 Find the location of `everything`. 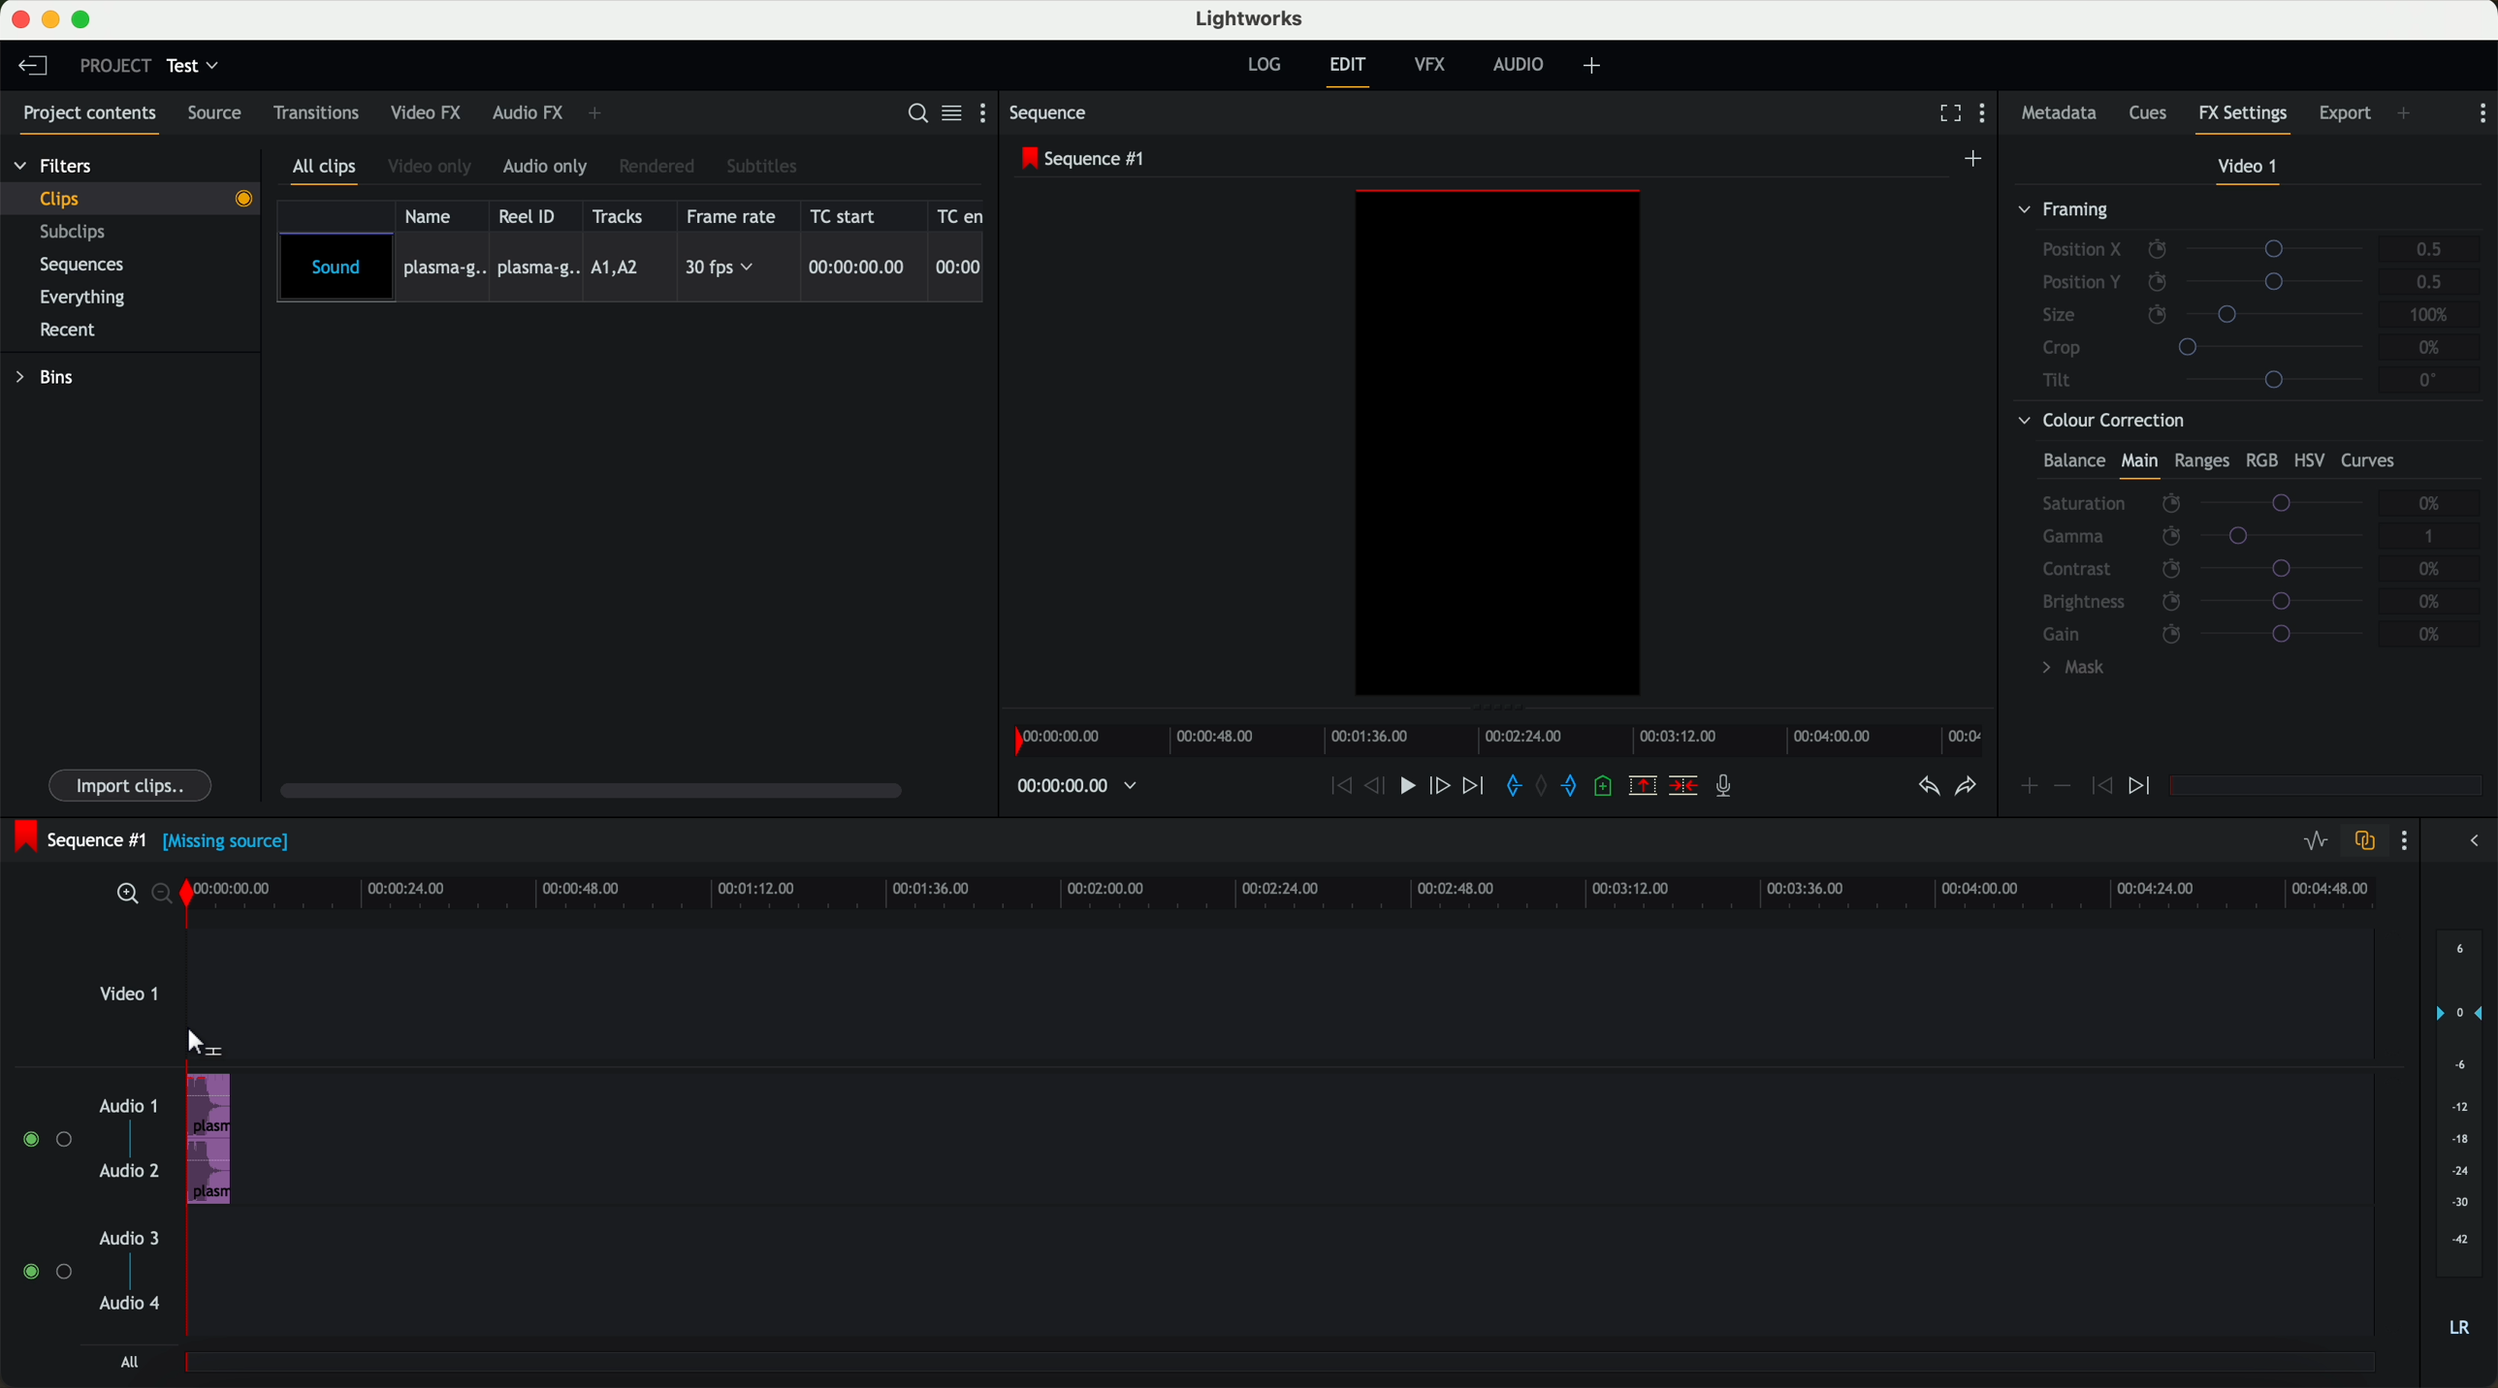

everything is located at coordinates (93, 296).